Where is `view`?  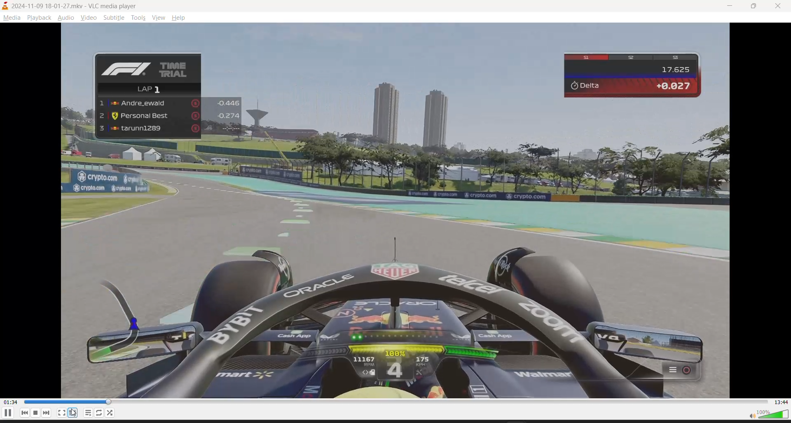 view is located at coordinates (158, 19).